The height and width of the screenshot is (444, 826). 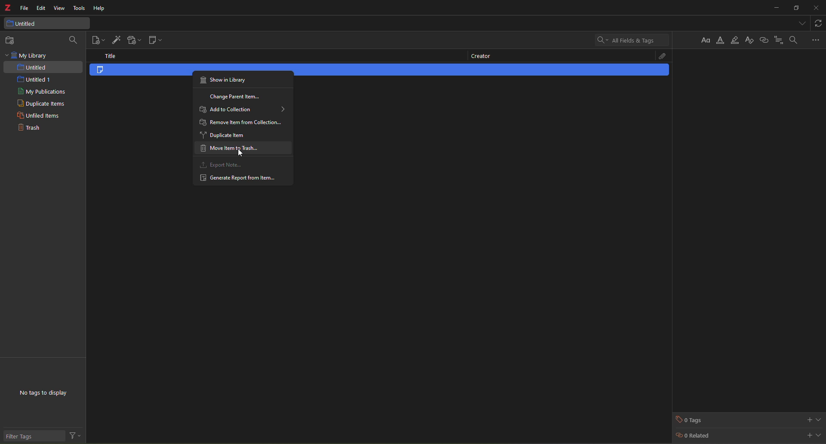 I want to click on add to collection, so click(x=243, y=110).